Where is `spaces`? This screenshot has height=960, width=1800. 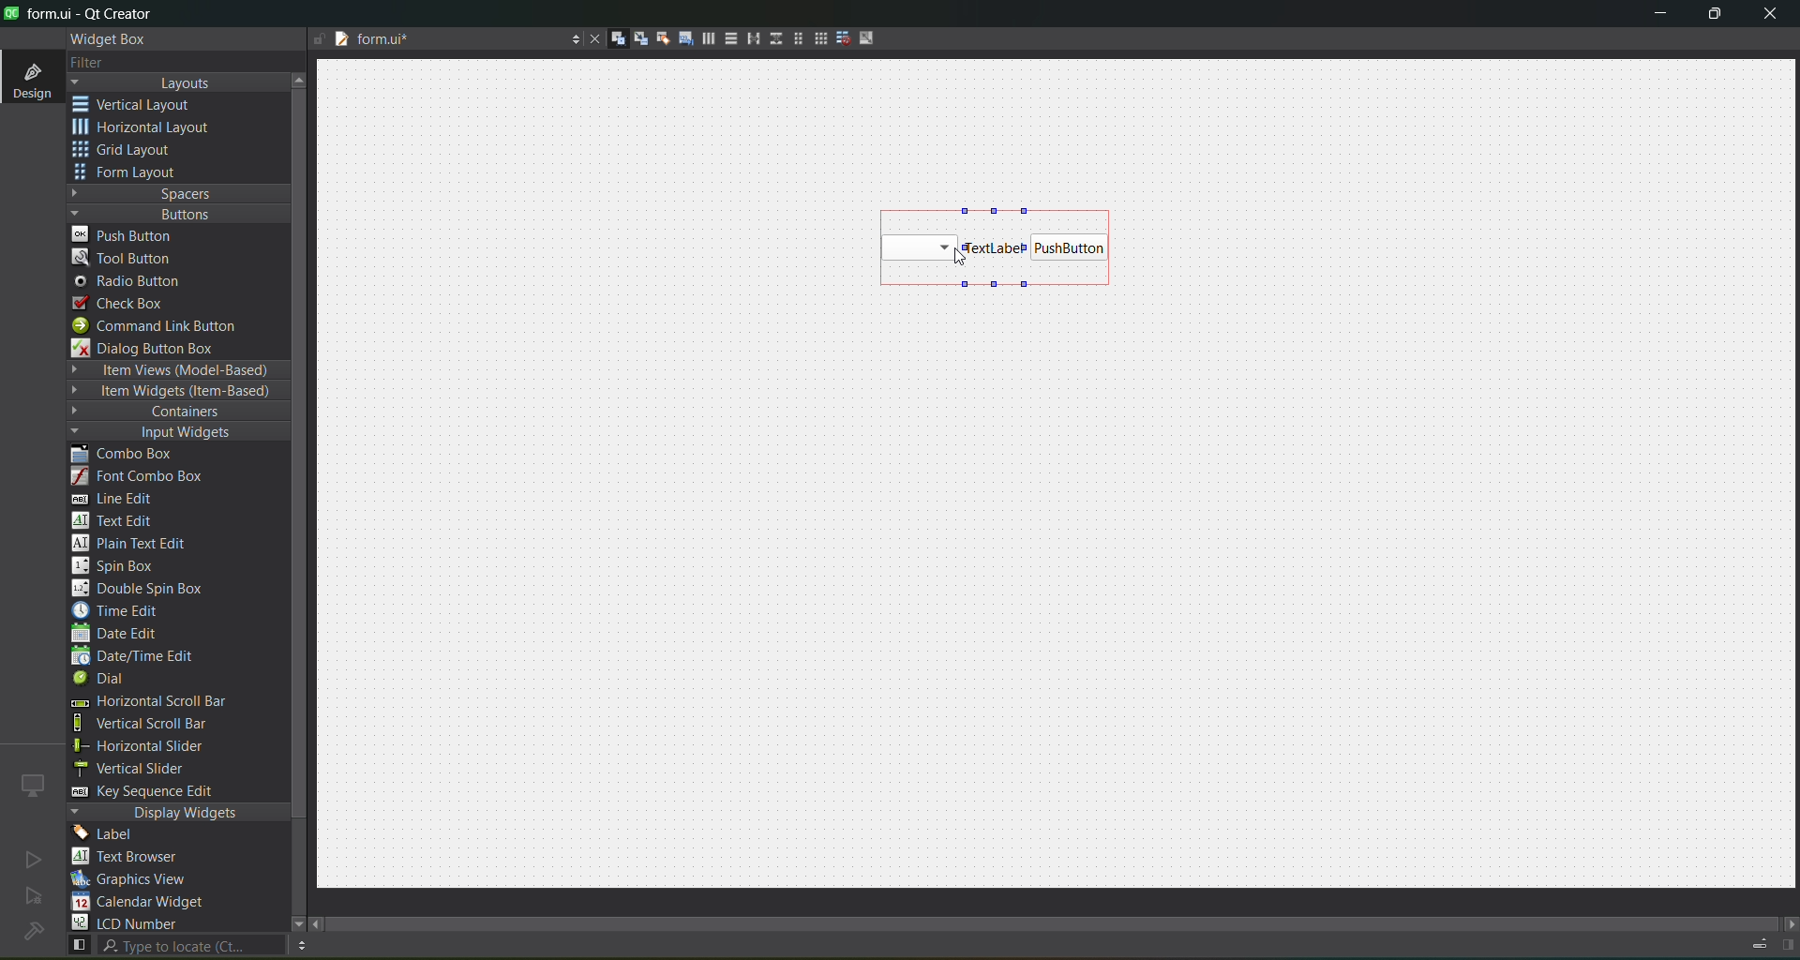
spaces is located at coordinates (179, 193).